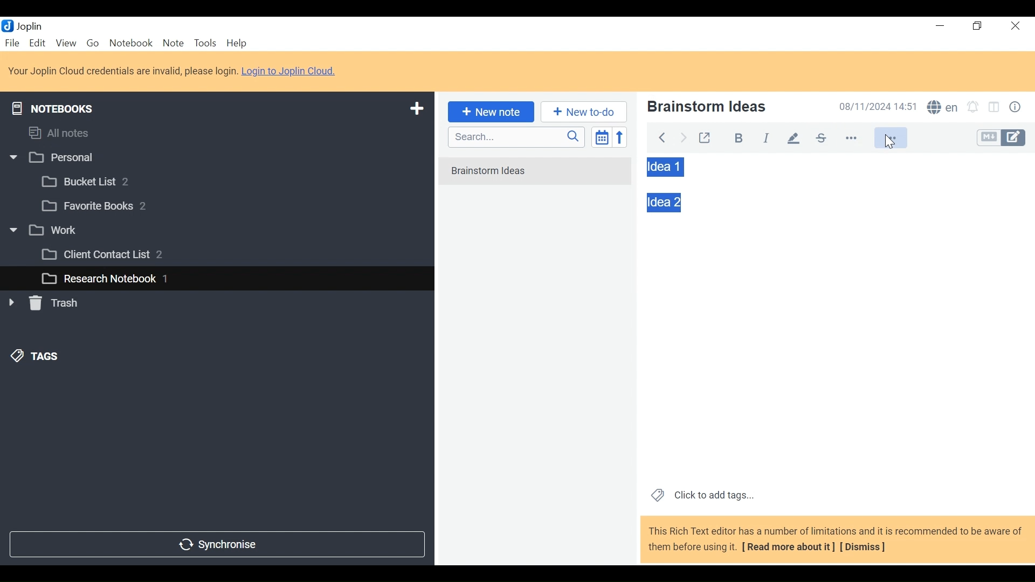  Describe the element at coordinates (978, 26) in the screenshot. I see `Restore` at that location.